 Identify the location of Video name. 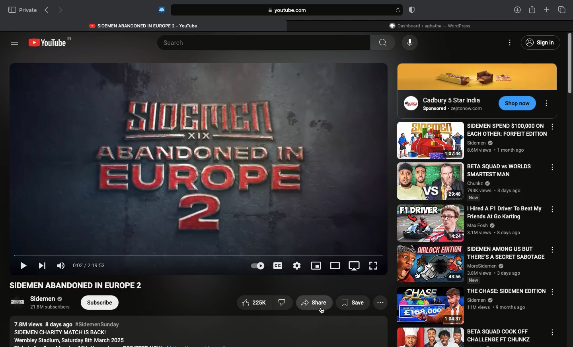
(468, 337).